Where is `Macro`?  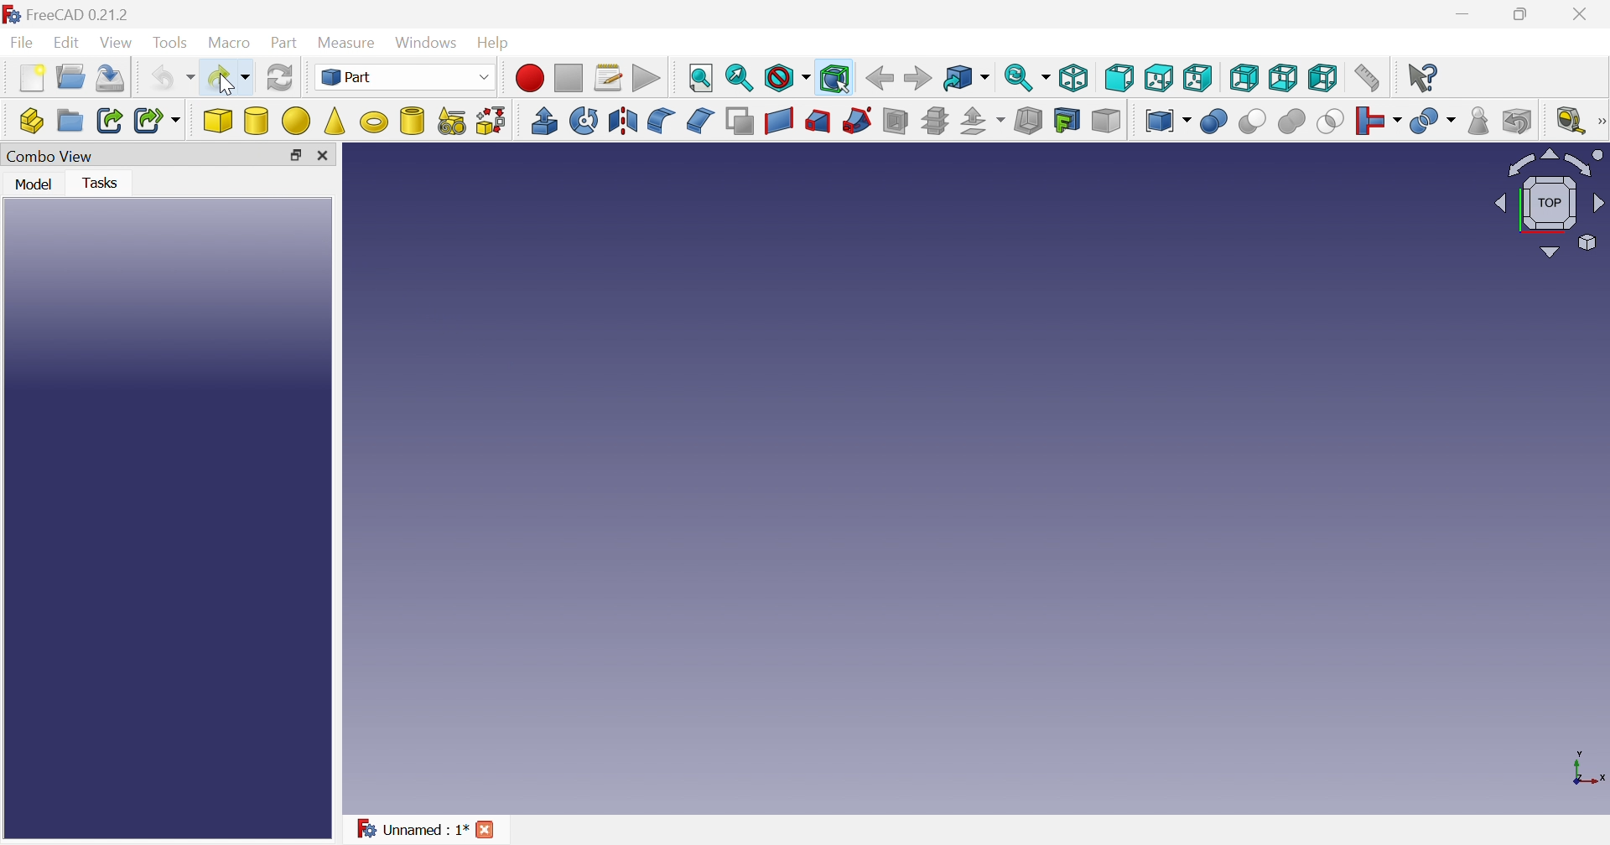
Macro is located at coordinates (229, 44).